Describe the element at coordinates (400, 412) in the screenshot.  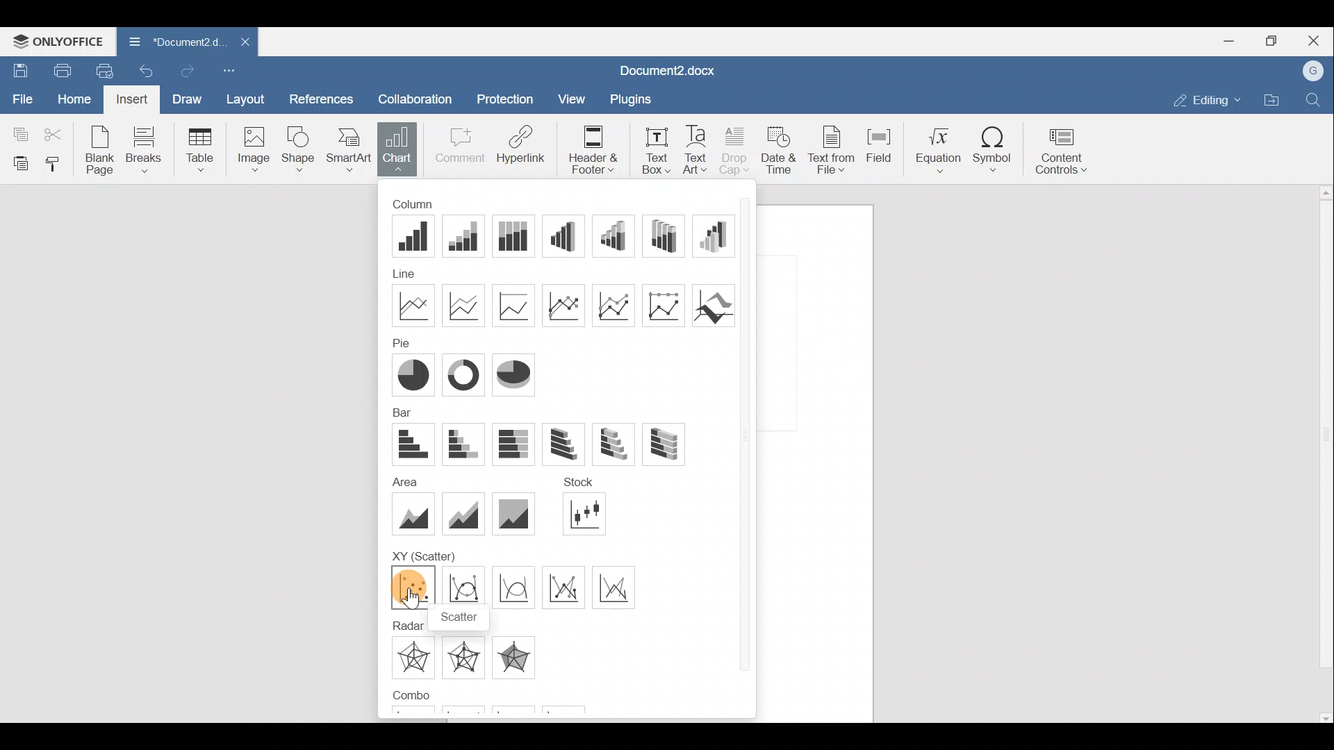
I see `Bar` at that location.